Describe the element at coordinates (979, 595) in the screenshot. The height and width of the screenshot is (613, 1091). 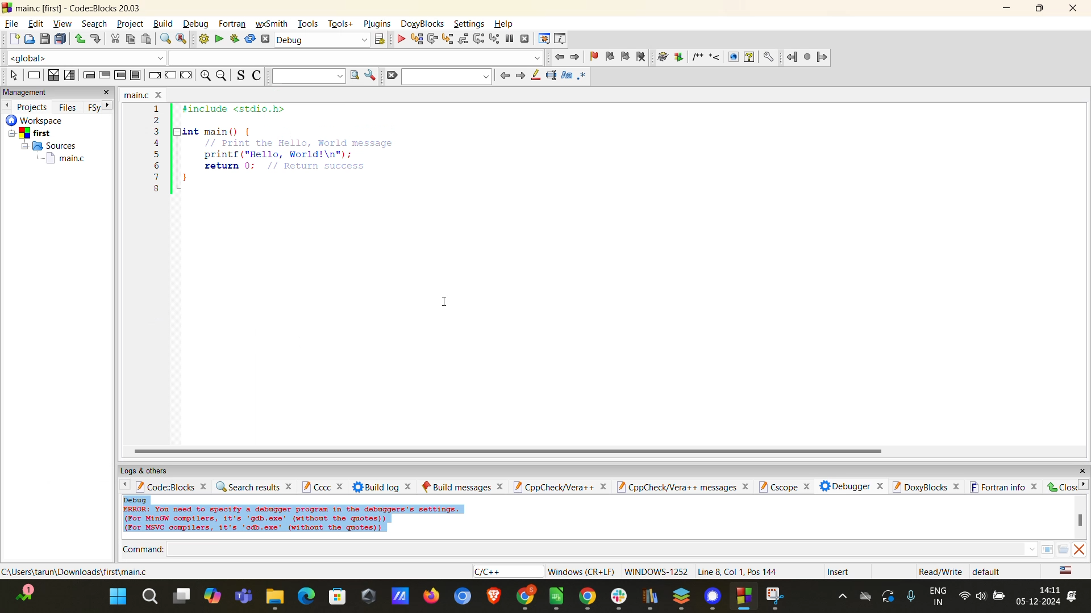
I see `volume` at that location.